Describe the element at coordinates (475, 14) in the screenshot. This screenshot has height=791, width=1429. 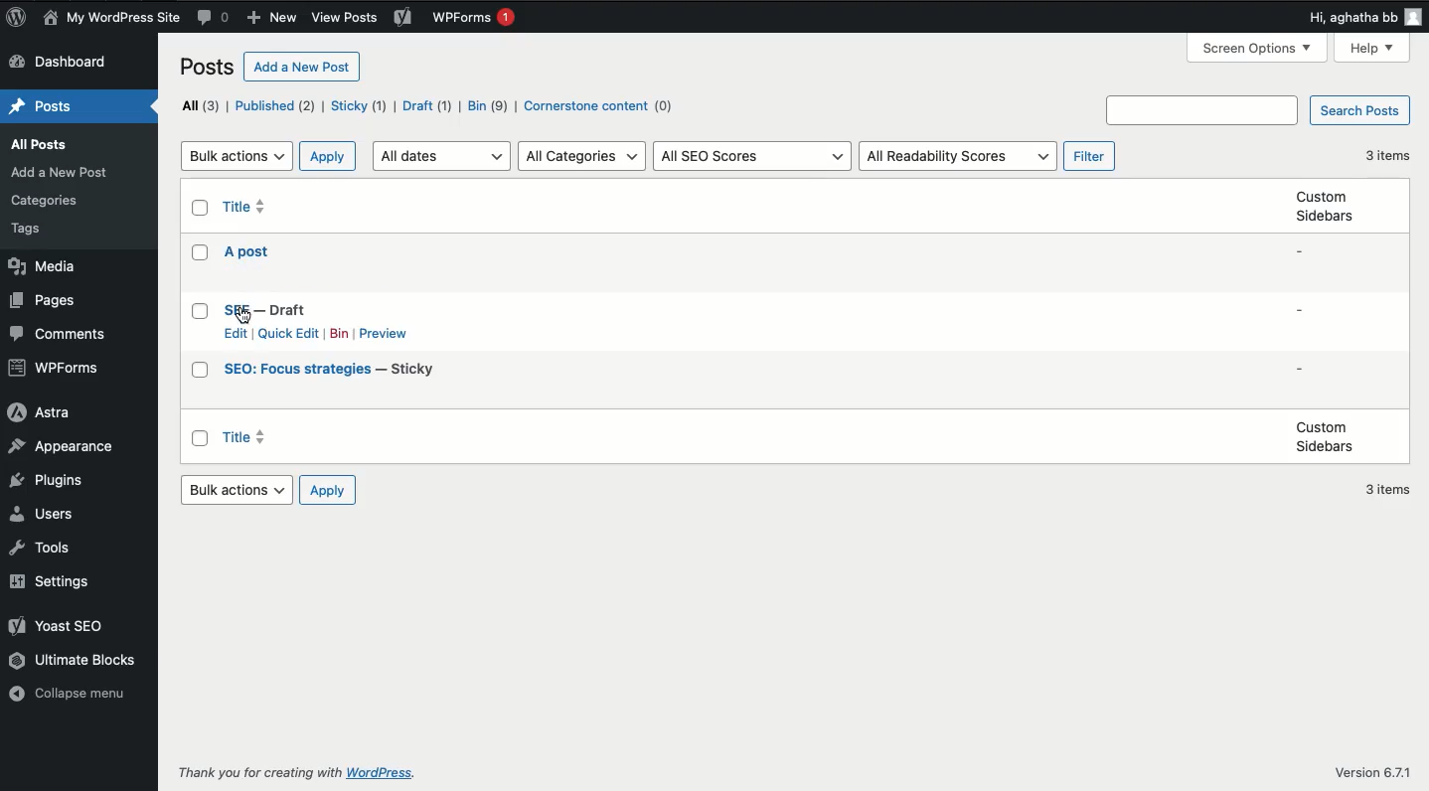
I see `WPForms` at that location.